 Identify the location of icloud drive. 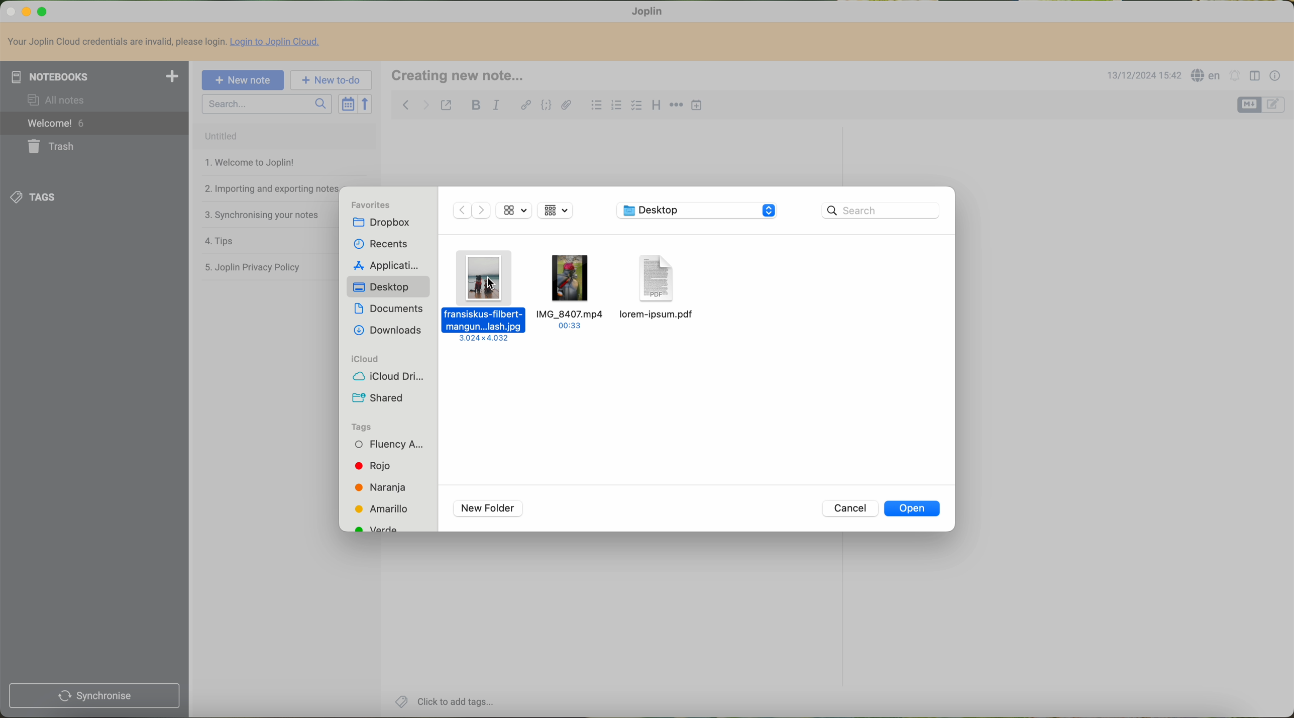
(387, 377).